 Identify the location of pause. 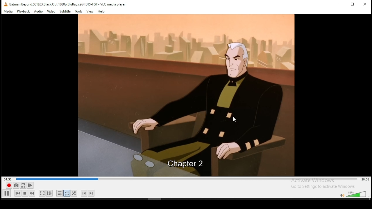
(25, 194).